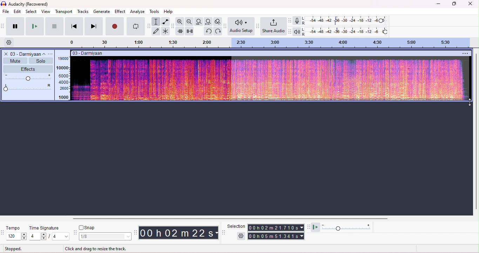 The height and width of the screenshot is (253, 479). I want to click on zoom toggle, so click(217, 21).